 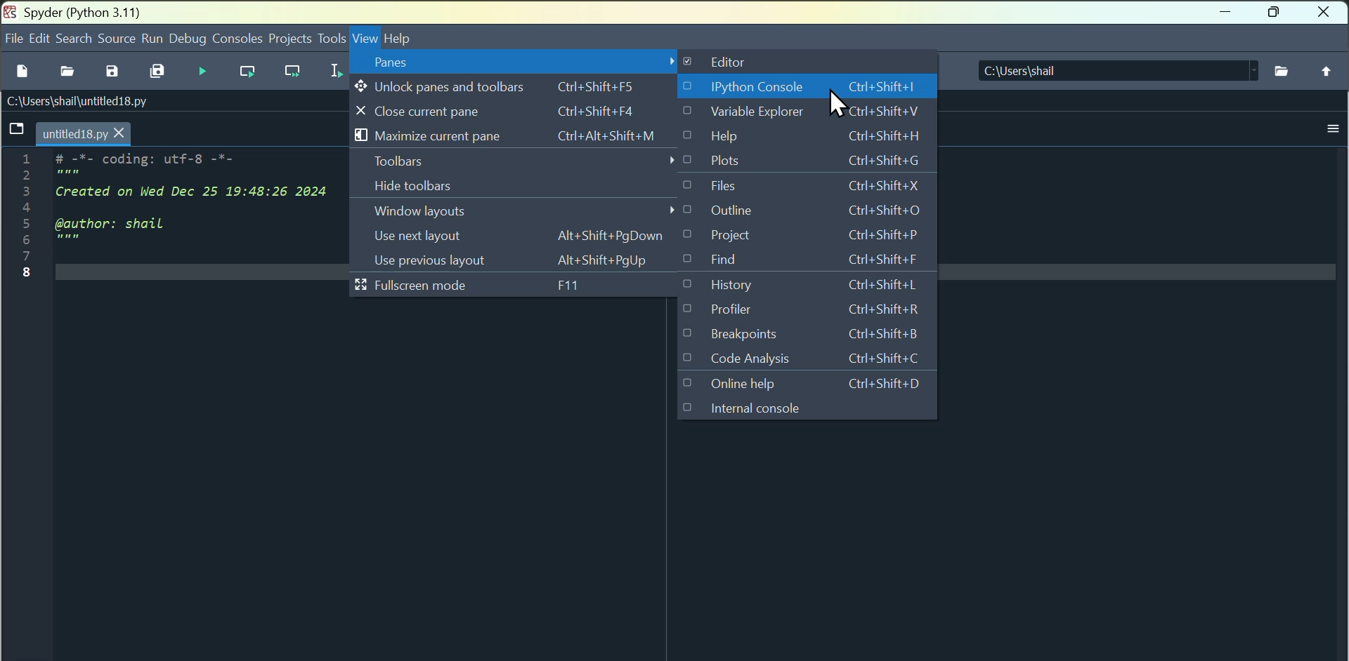 I want to click on help, so click(x=396, y=38).